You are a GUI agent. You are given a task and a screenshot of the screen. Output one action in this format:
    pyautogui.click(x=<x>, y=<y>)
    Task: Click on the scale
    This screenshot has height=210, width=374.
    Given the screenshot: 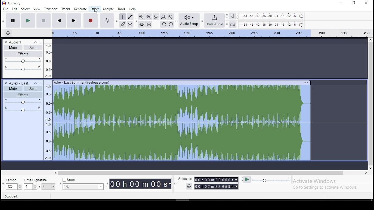 What is the action you would take?
    pyautogui.click(x=48, y=99)
    